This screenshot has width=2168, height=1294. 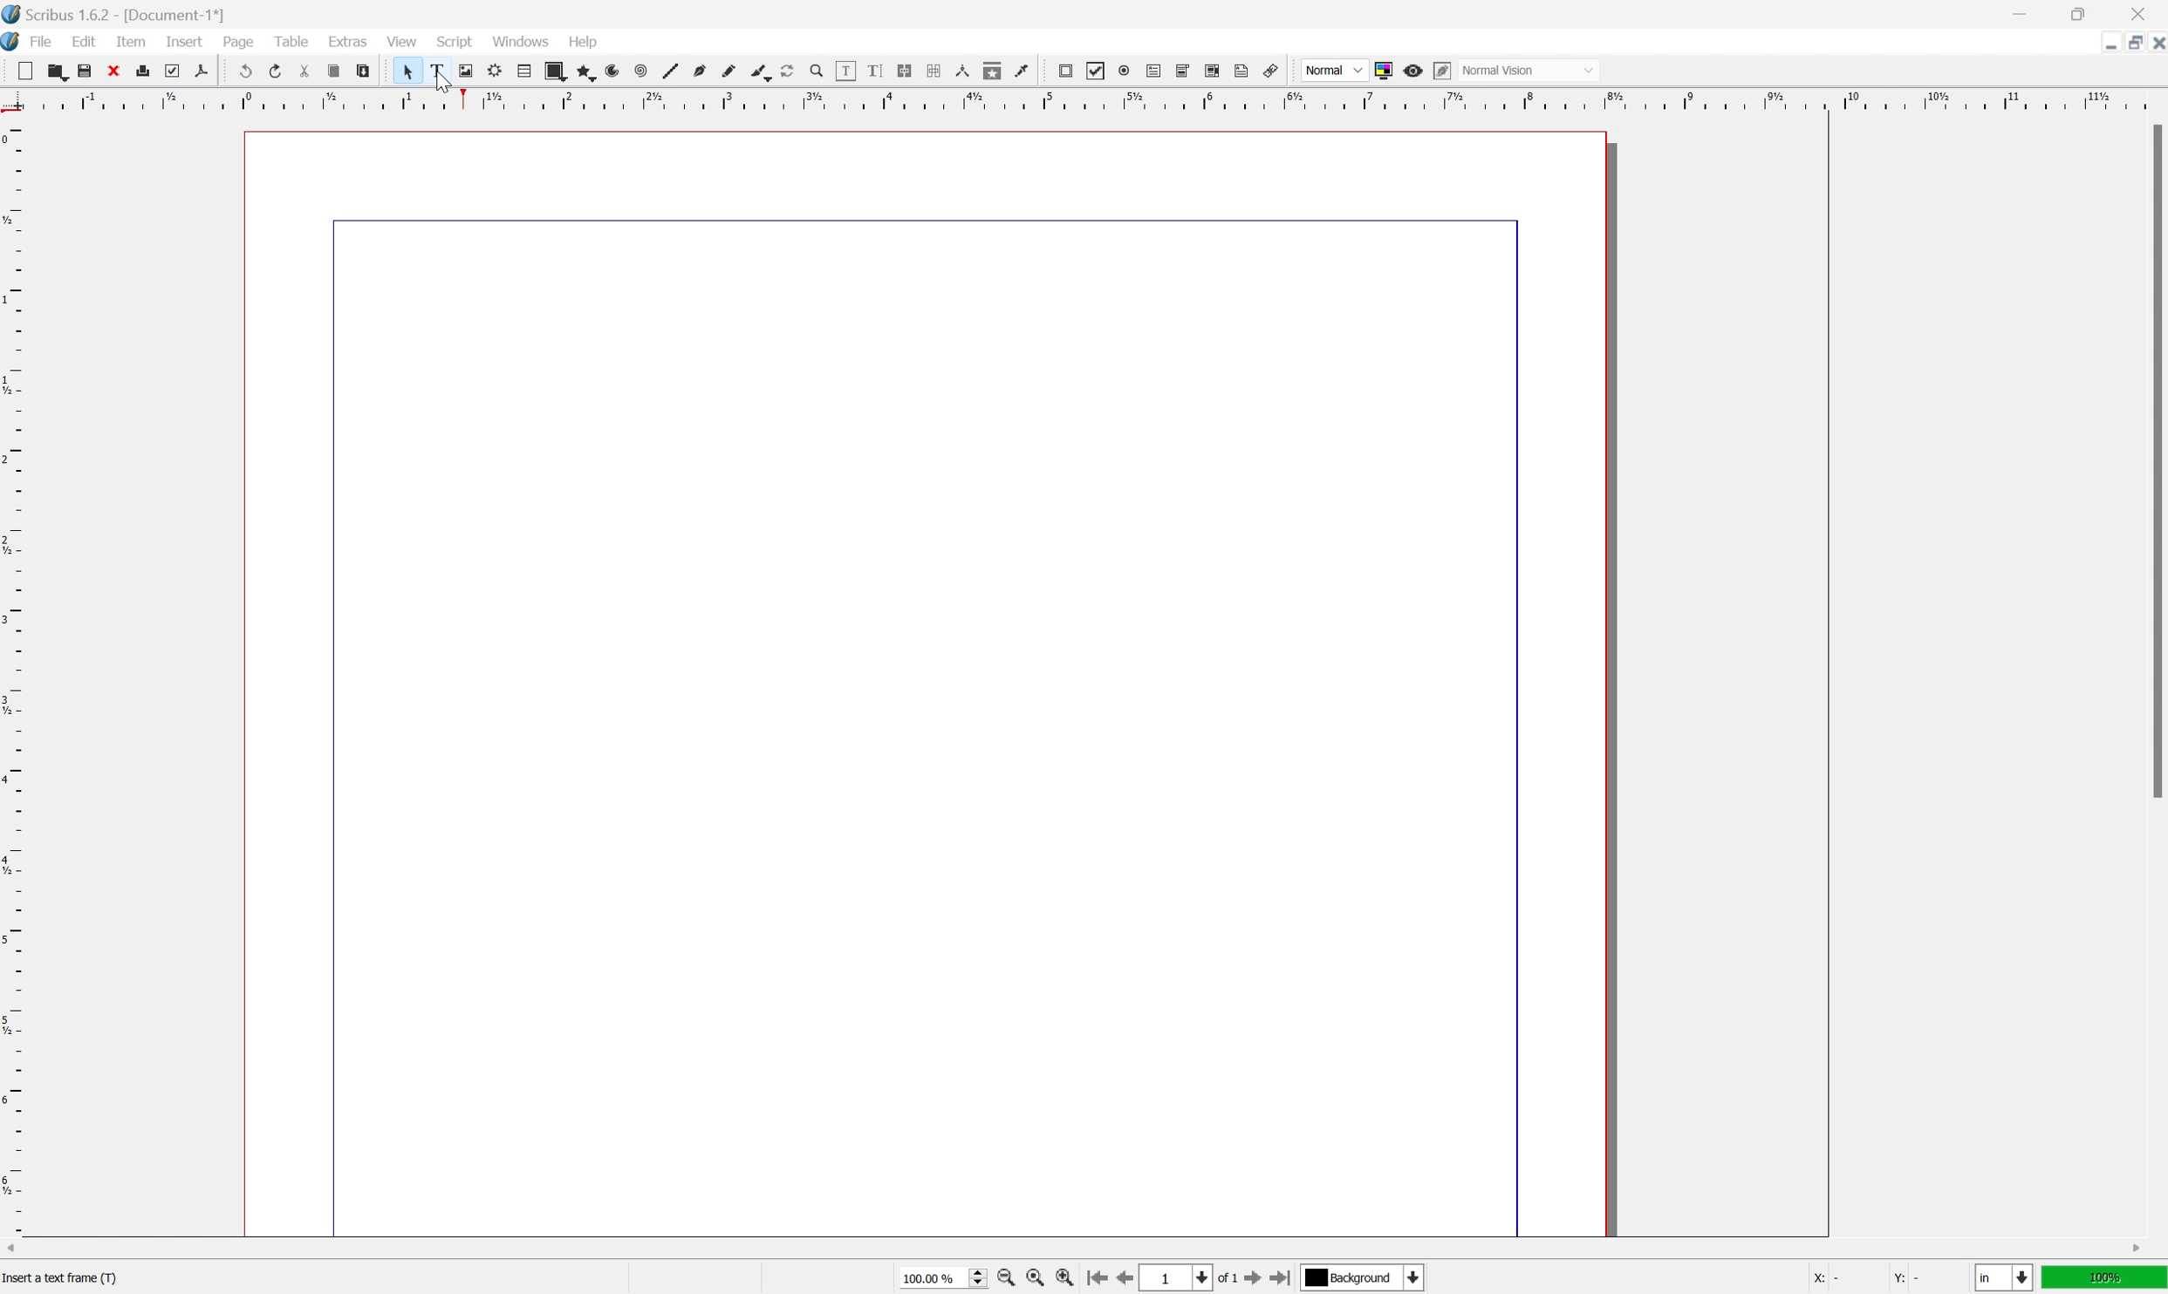 What do you see at coordinates (1022, 71) in the screenshot?
I see `eye dropper` at bounding box center [1022, 71].